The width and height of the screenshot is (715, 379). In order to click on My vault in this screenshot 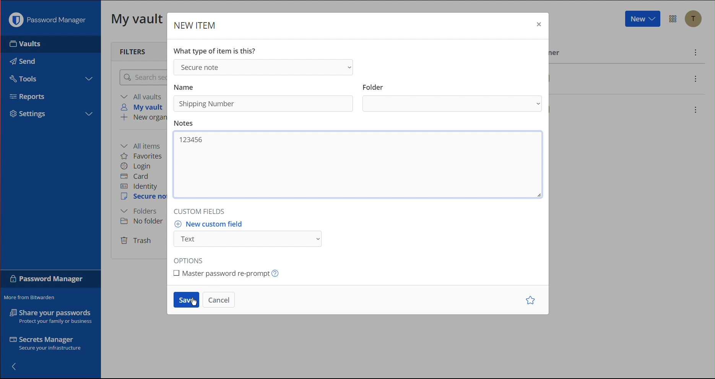, I will do `click(142, 107)`.